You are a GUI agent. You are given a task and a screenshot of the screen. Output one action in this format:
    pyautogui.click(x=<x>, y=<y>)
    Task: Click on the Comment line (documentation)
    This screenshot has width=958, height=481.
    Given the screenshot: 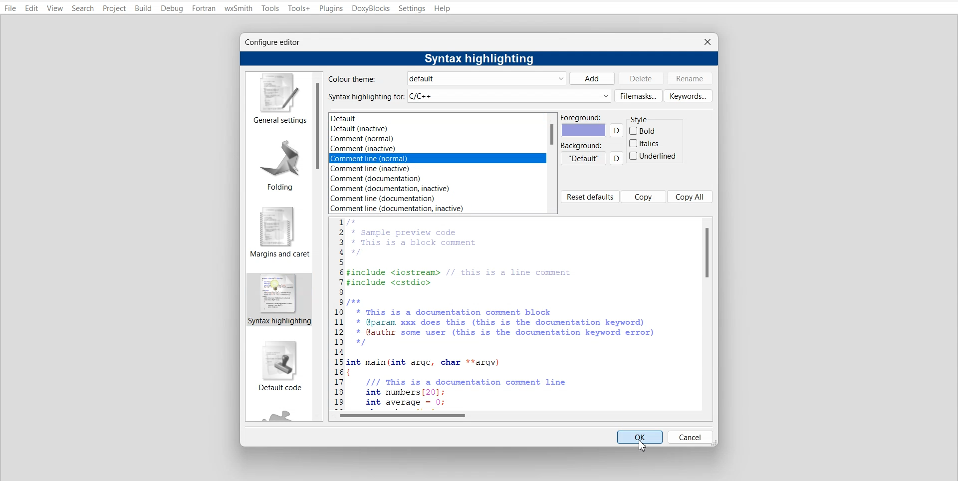 What is the action you would take?
    pyautogui.click(x=388, y=199)
    